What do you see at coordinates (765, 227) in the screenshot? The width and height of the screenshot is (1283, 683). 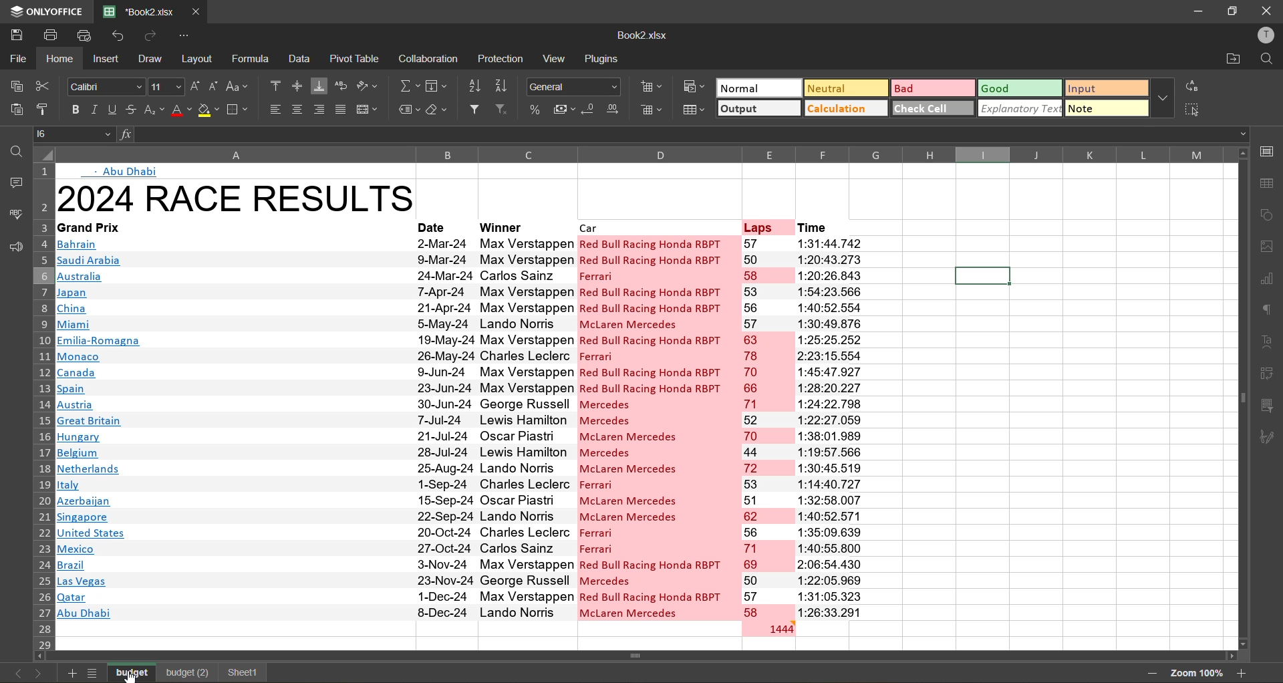 I see `laps` at bounding box center [765, 227].